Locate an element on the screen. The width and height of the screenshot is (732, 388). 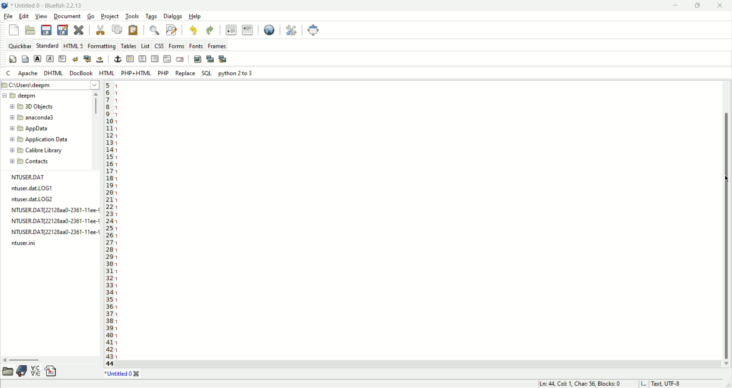
frames is located at coordinates (216, 46).